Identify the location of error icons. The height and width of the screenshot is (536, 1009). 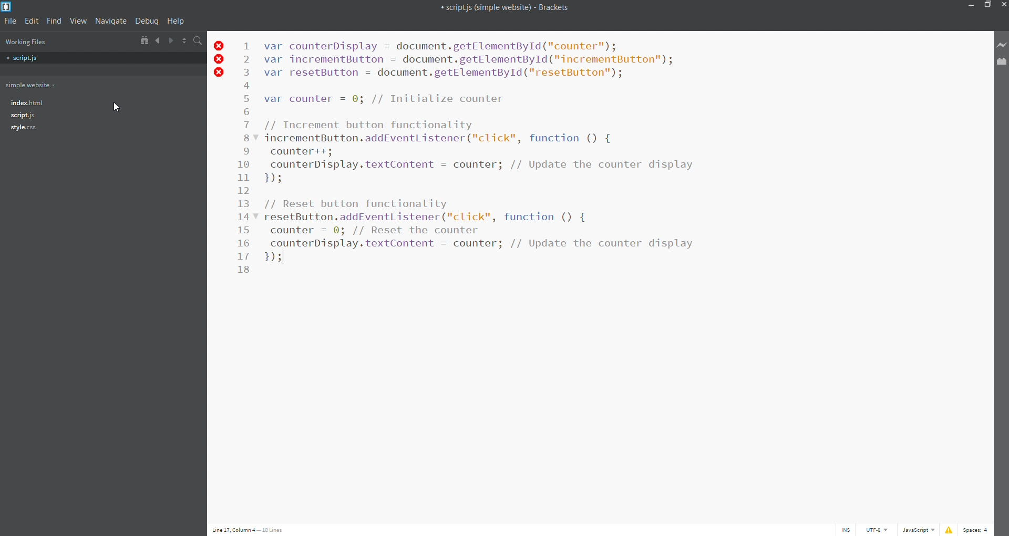
(219, 59).